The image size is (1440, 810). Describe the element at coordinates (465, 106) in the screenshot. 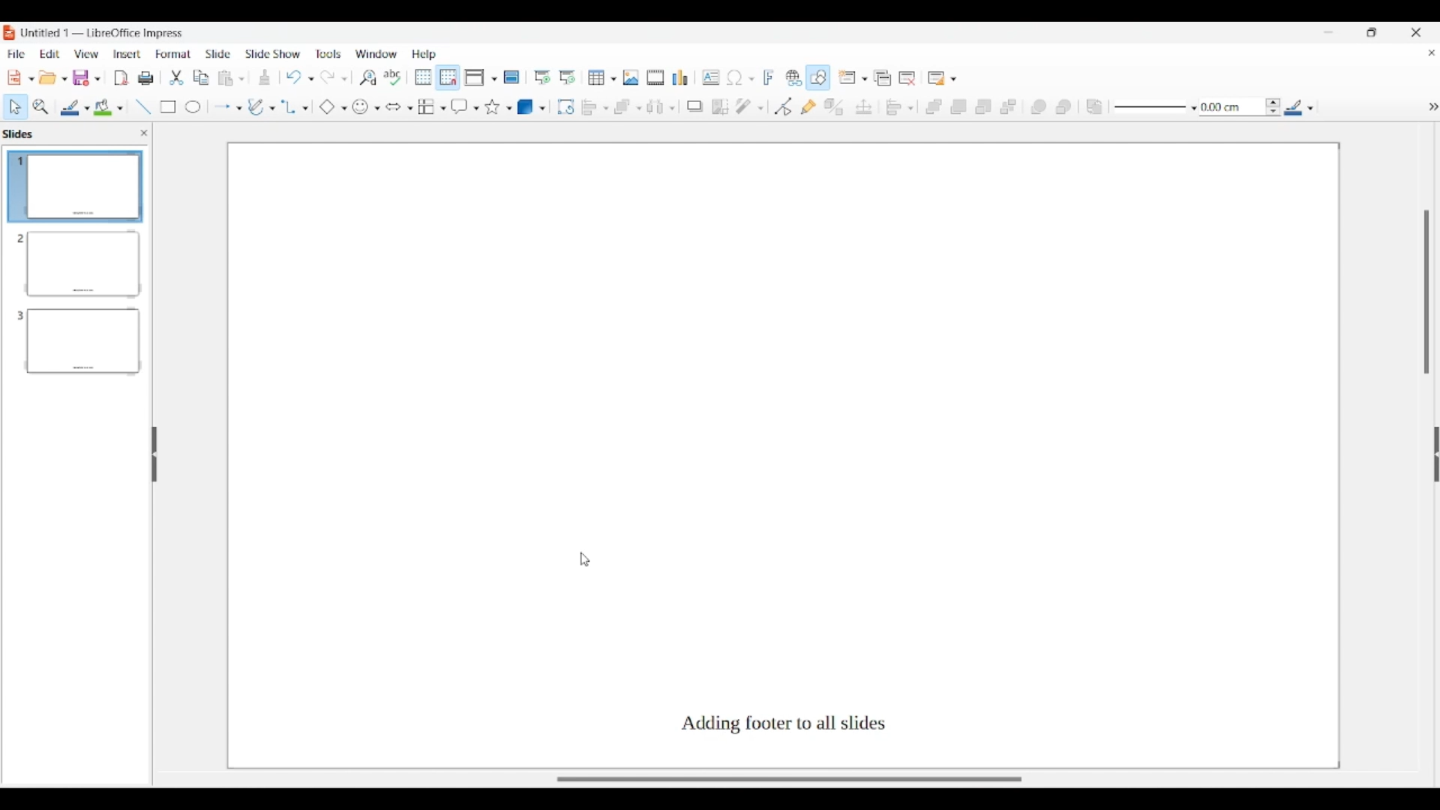

I see `Callout shape options` at that location.